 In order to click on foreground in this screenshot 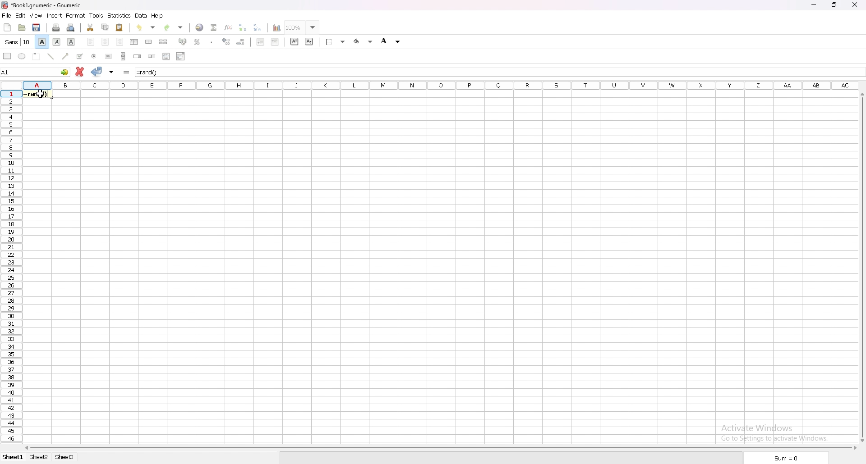, I will do `click(364, 41)`.